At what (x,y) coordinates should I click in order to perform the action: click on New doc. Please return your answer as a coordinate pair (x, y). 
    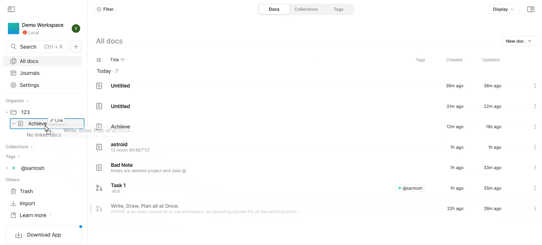
    Looking at the image, I should click on (520, 40).